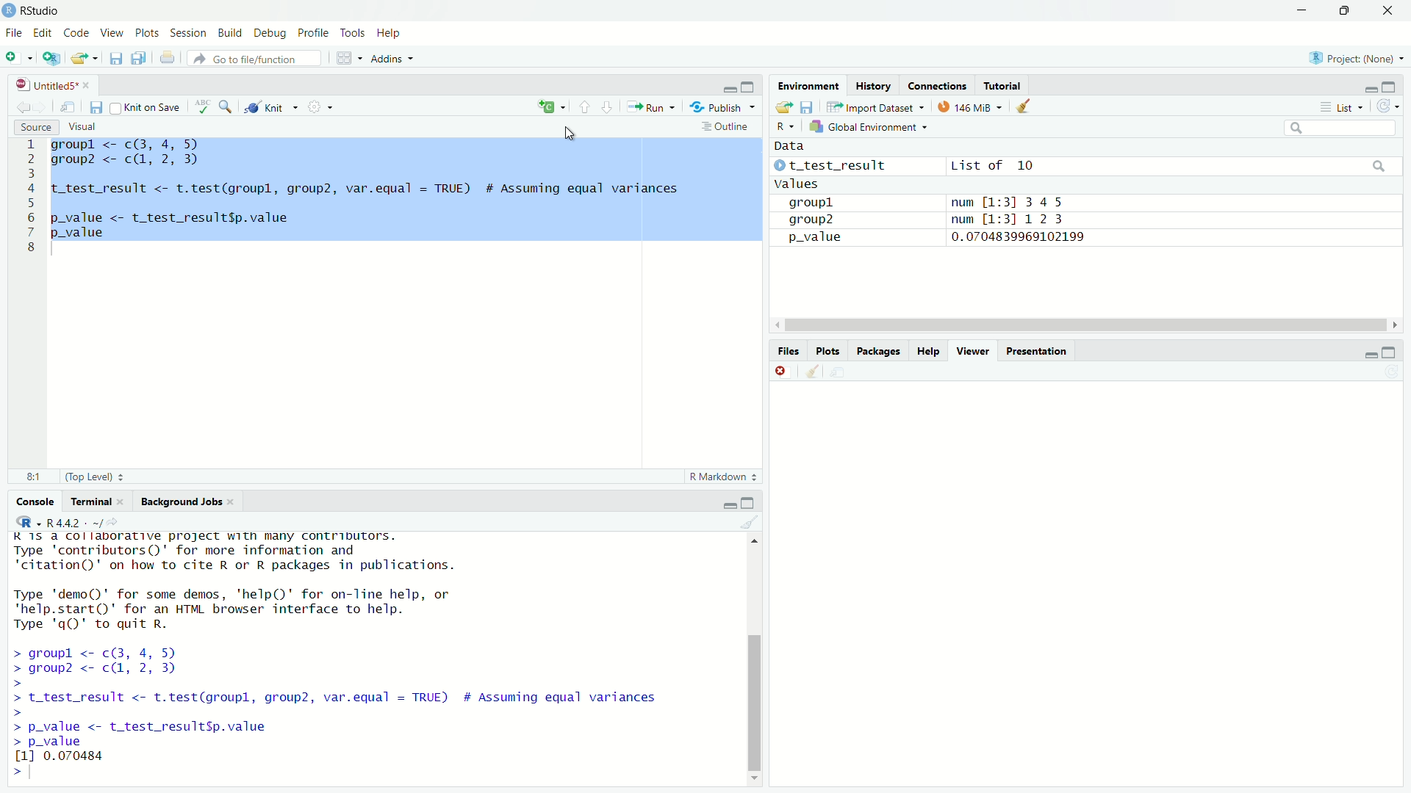  Describe the element at coordinates (75, 522) in the screenshot. I see `R 4.4.2` at that location.